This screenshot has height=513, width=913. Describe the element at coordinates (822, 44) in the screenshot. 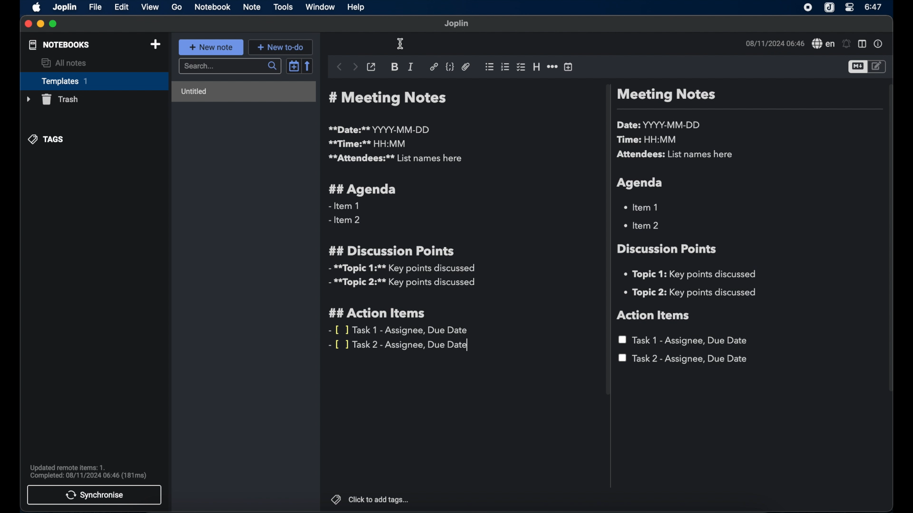

I see `spell checker` at that location.